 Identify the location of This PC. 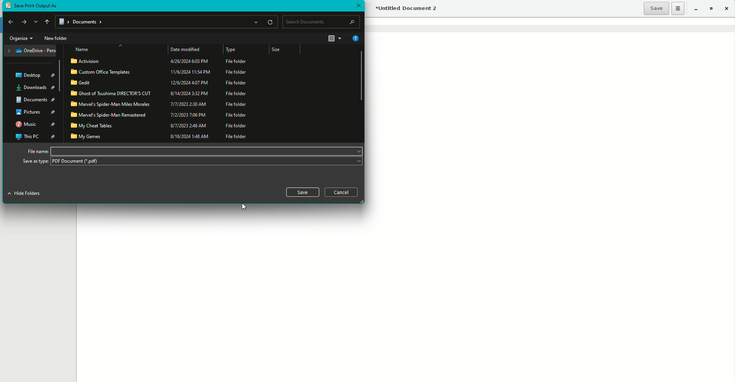
(35, 136).